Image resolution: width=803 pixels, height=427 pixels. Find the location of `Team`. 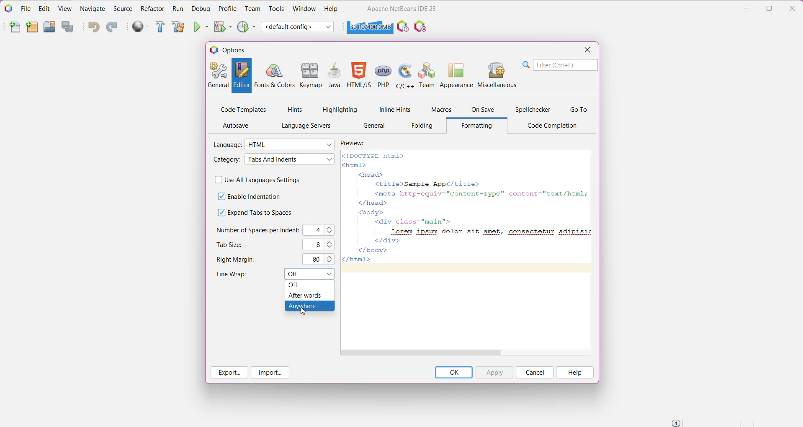

Team is located at coordinates (252, 9).